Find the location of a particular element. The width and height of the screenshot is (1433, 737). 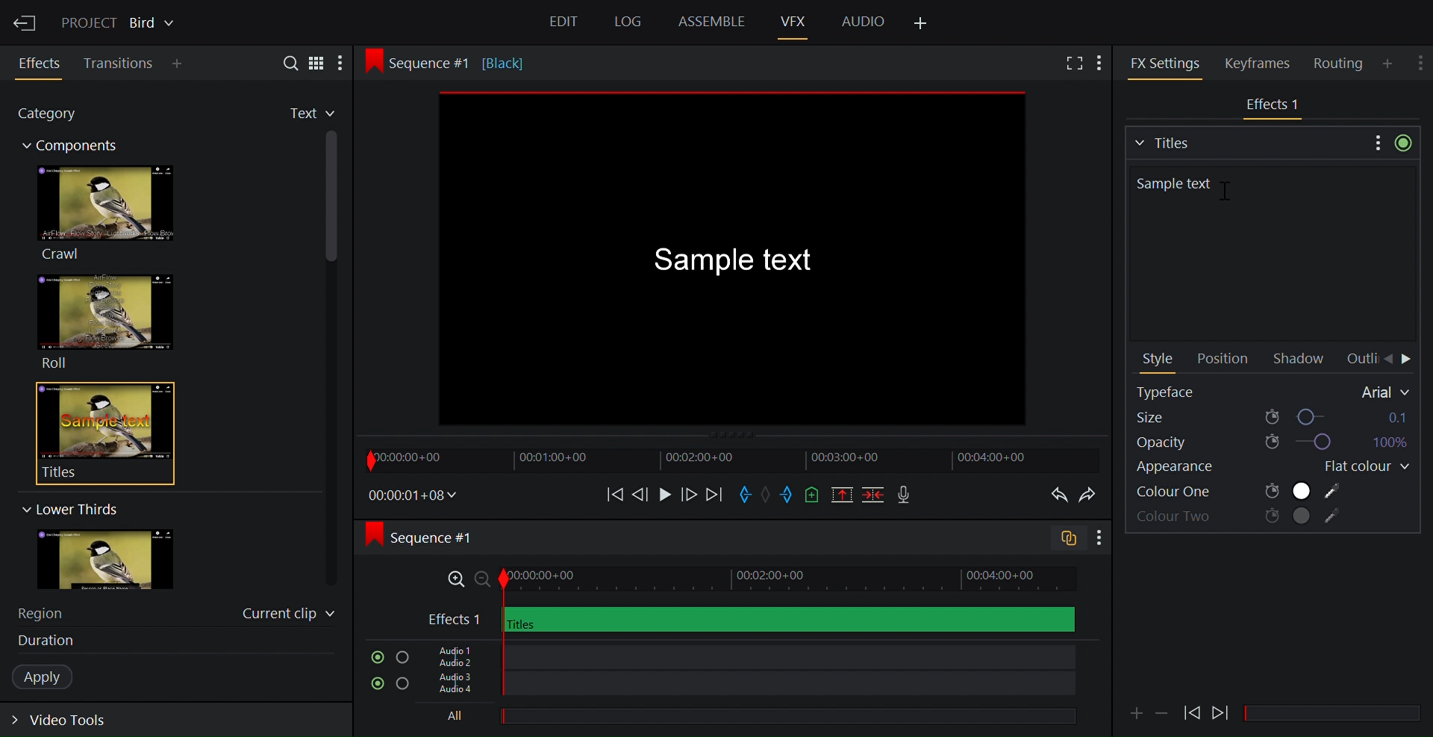

 is located at coordinates (51, 640).